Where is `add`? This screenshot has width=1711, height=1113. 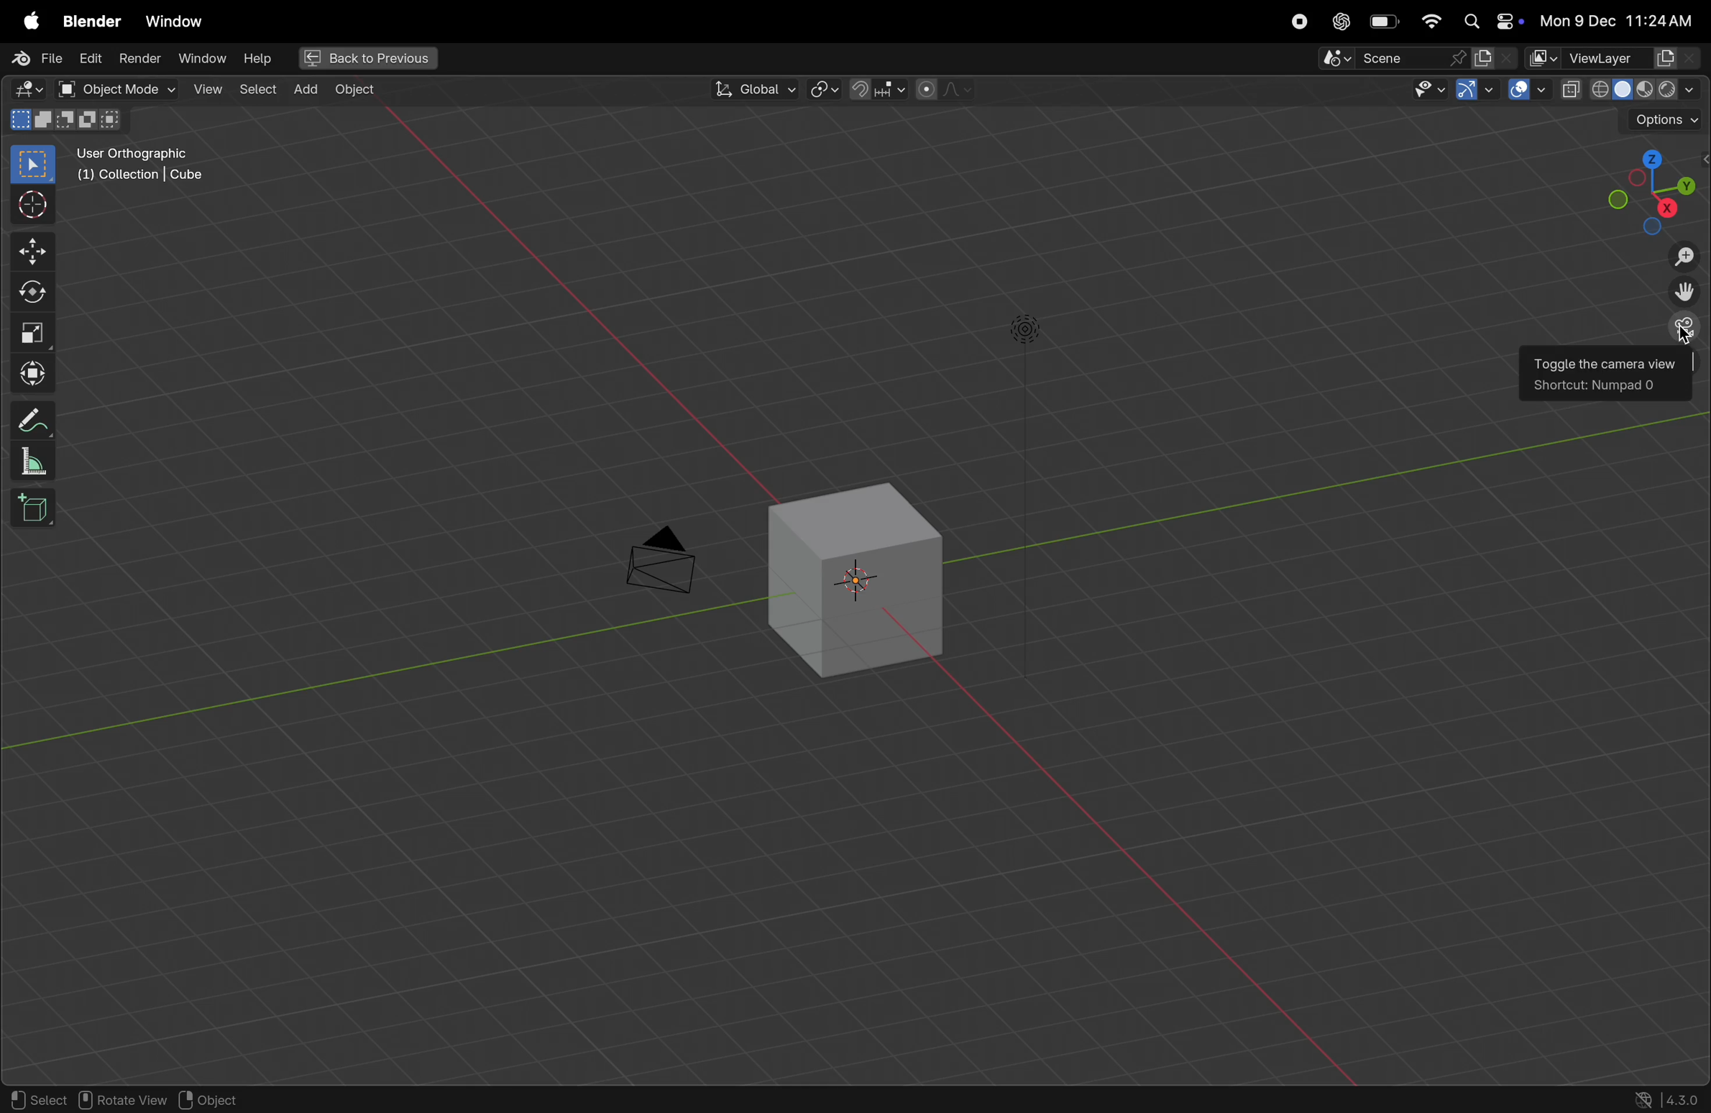
add is located at coordinates (302, 91).